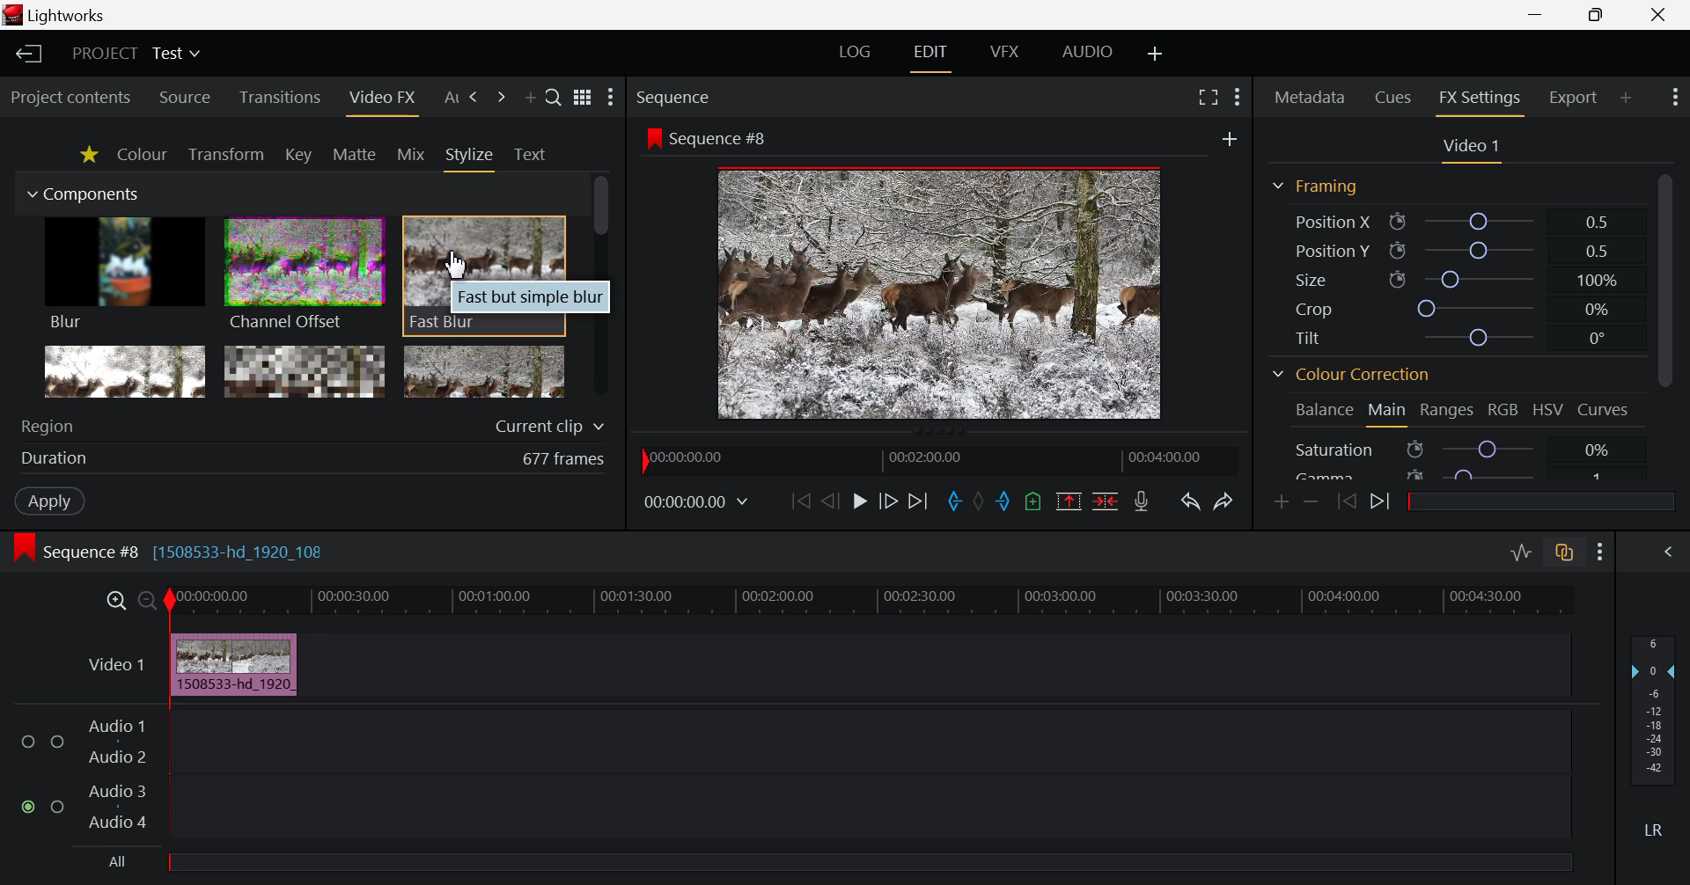 The width and height of the screenshot is (1690, 885). What do you see at coordinates (582, 98) in the screenshot?
I see `Toggle list and title view` at bounding box center [582, 98].